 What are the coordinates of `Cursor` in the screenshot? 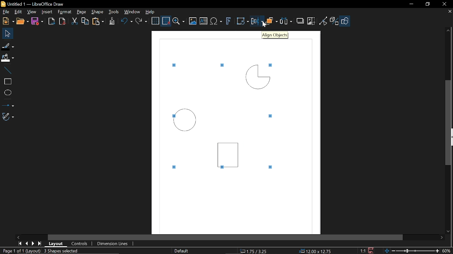 It's located at (263, 24).